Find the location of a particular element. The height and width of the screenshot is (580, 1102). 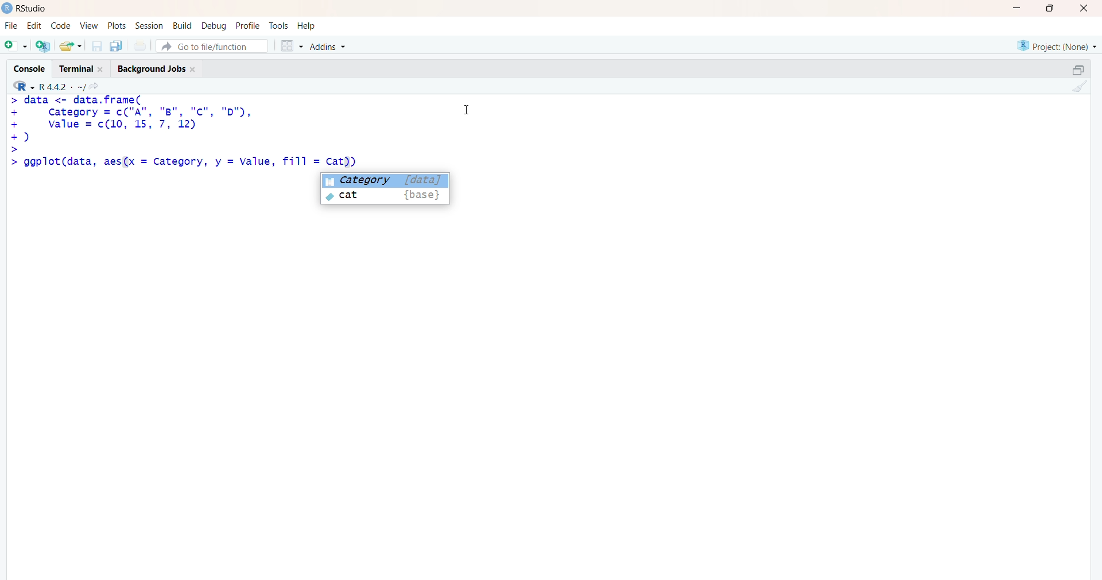

Rstudio is located at coordinates (35, 9).